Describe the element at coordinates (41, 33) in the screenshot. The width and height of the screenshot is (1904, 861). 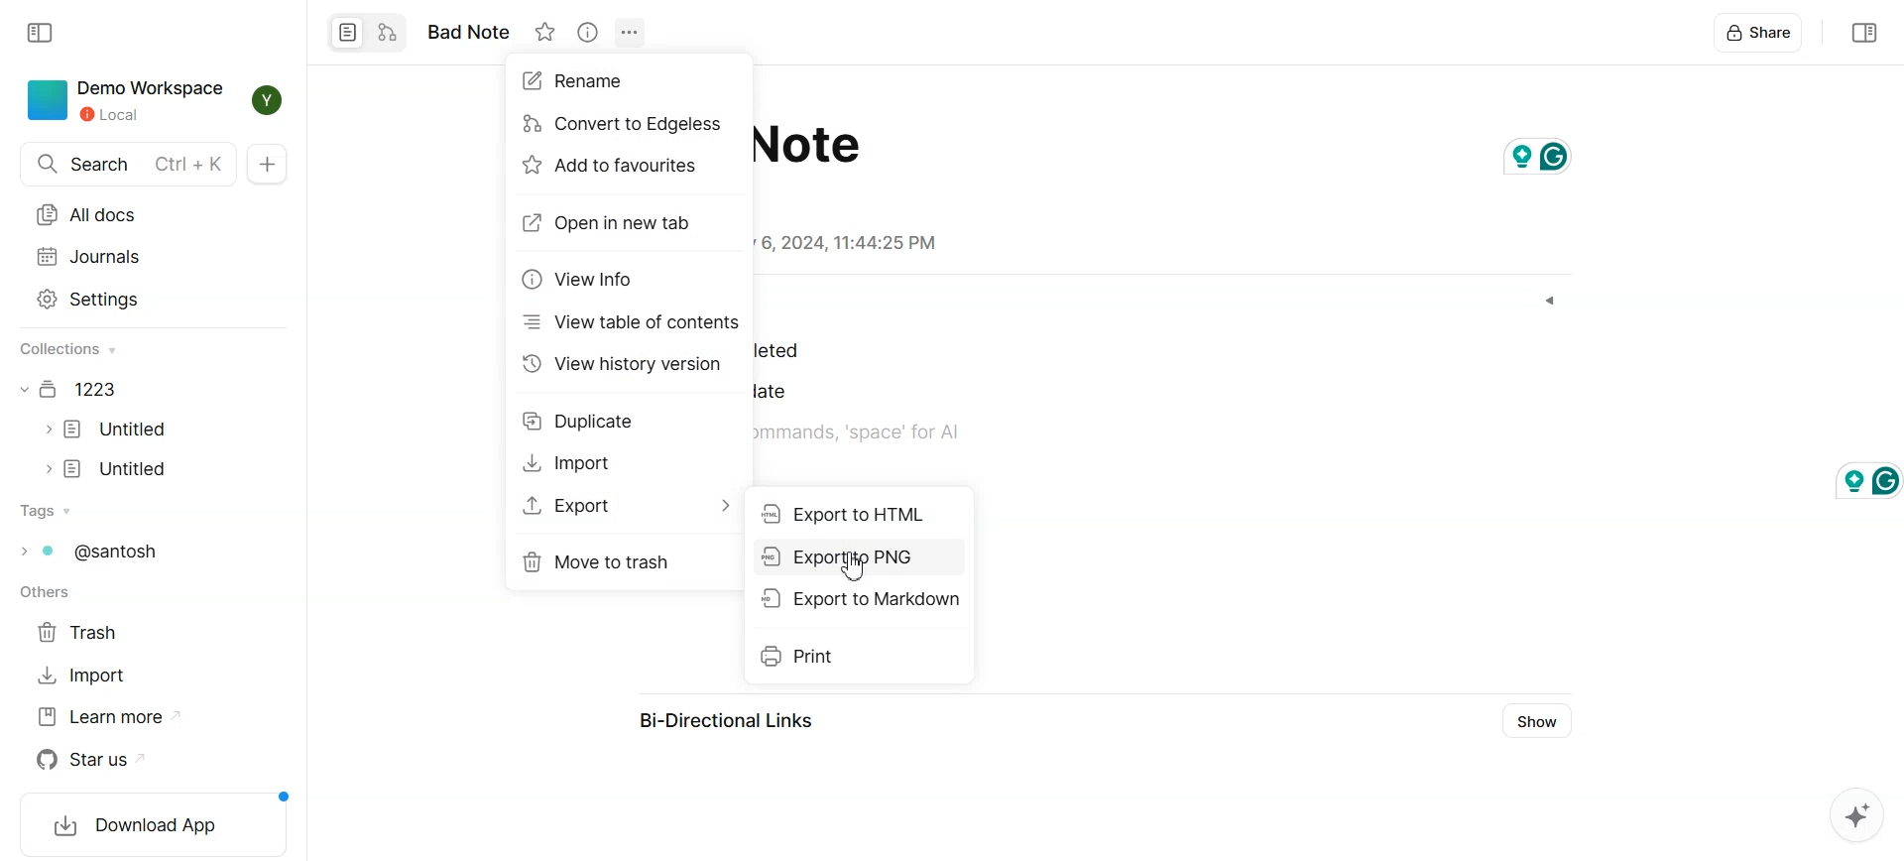
I see `Collapse sidebar` at that location.